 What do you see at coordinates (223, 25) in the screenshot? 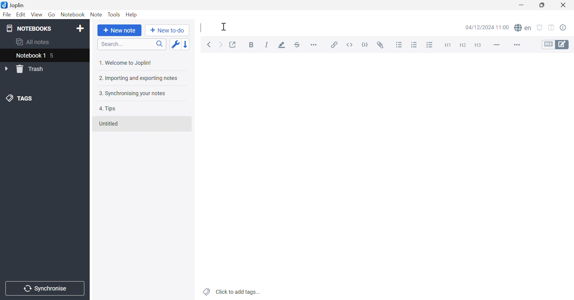
I see `` at bounding box center [223, 25].